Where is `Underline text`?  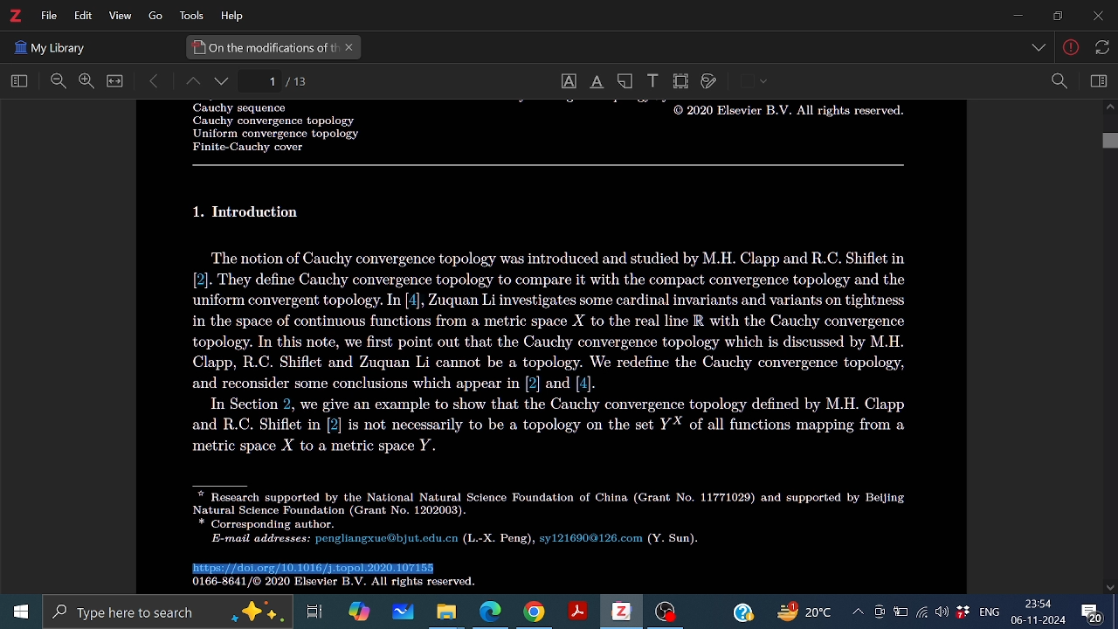 Underline text is located at coordinates (596, 82).